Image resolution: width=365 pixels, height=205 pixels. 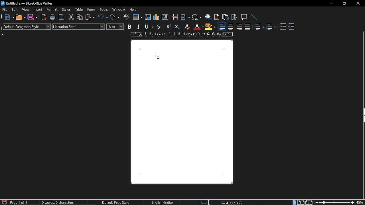 I want to click on insert comment, so click(x=244, y=17).